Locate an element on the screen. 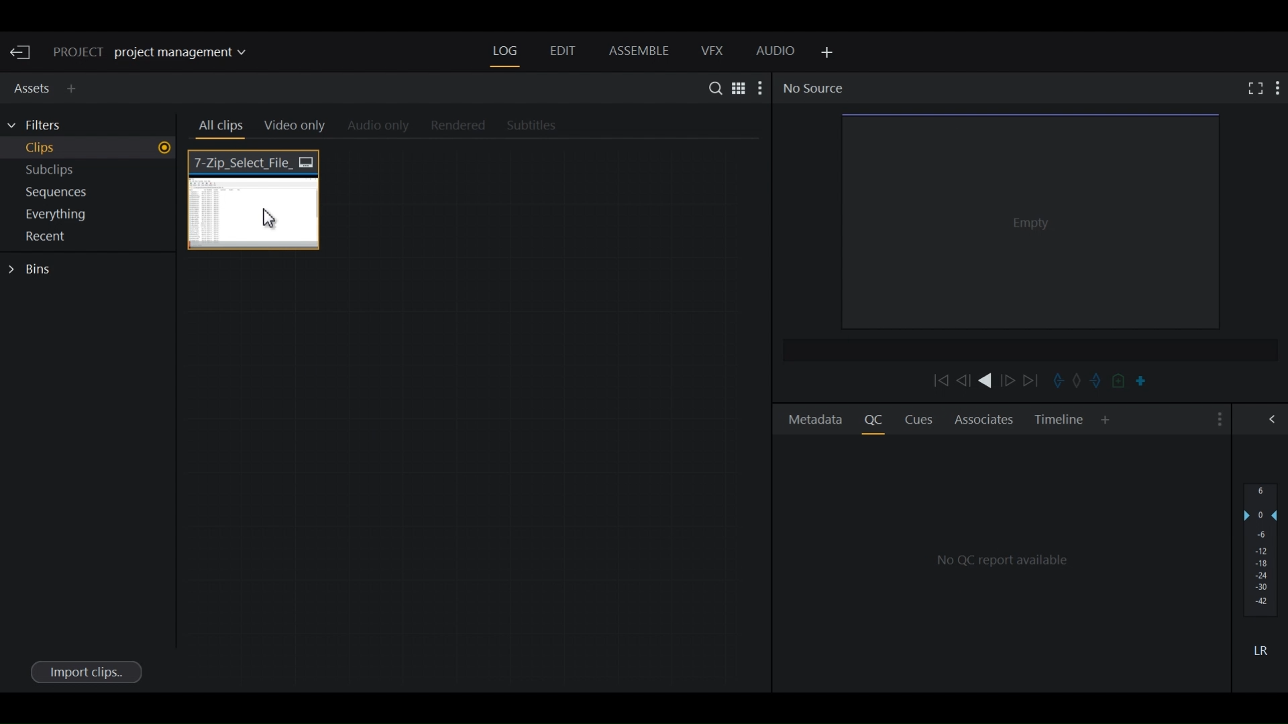  No Source is located at coordinates (812, 88).